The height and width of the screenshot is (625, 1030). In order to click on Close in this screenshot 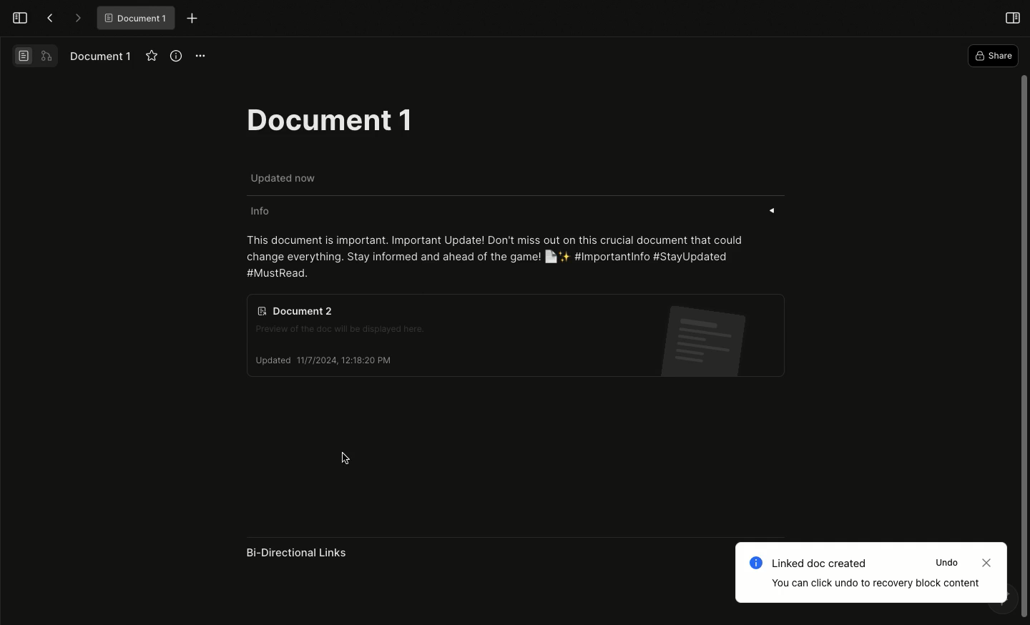, I will do `click(989, 563)`.